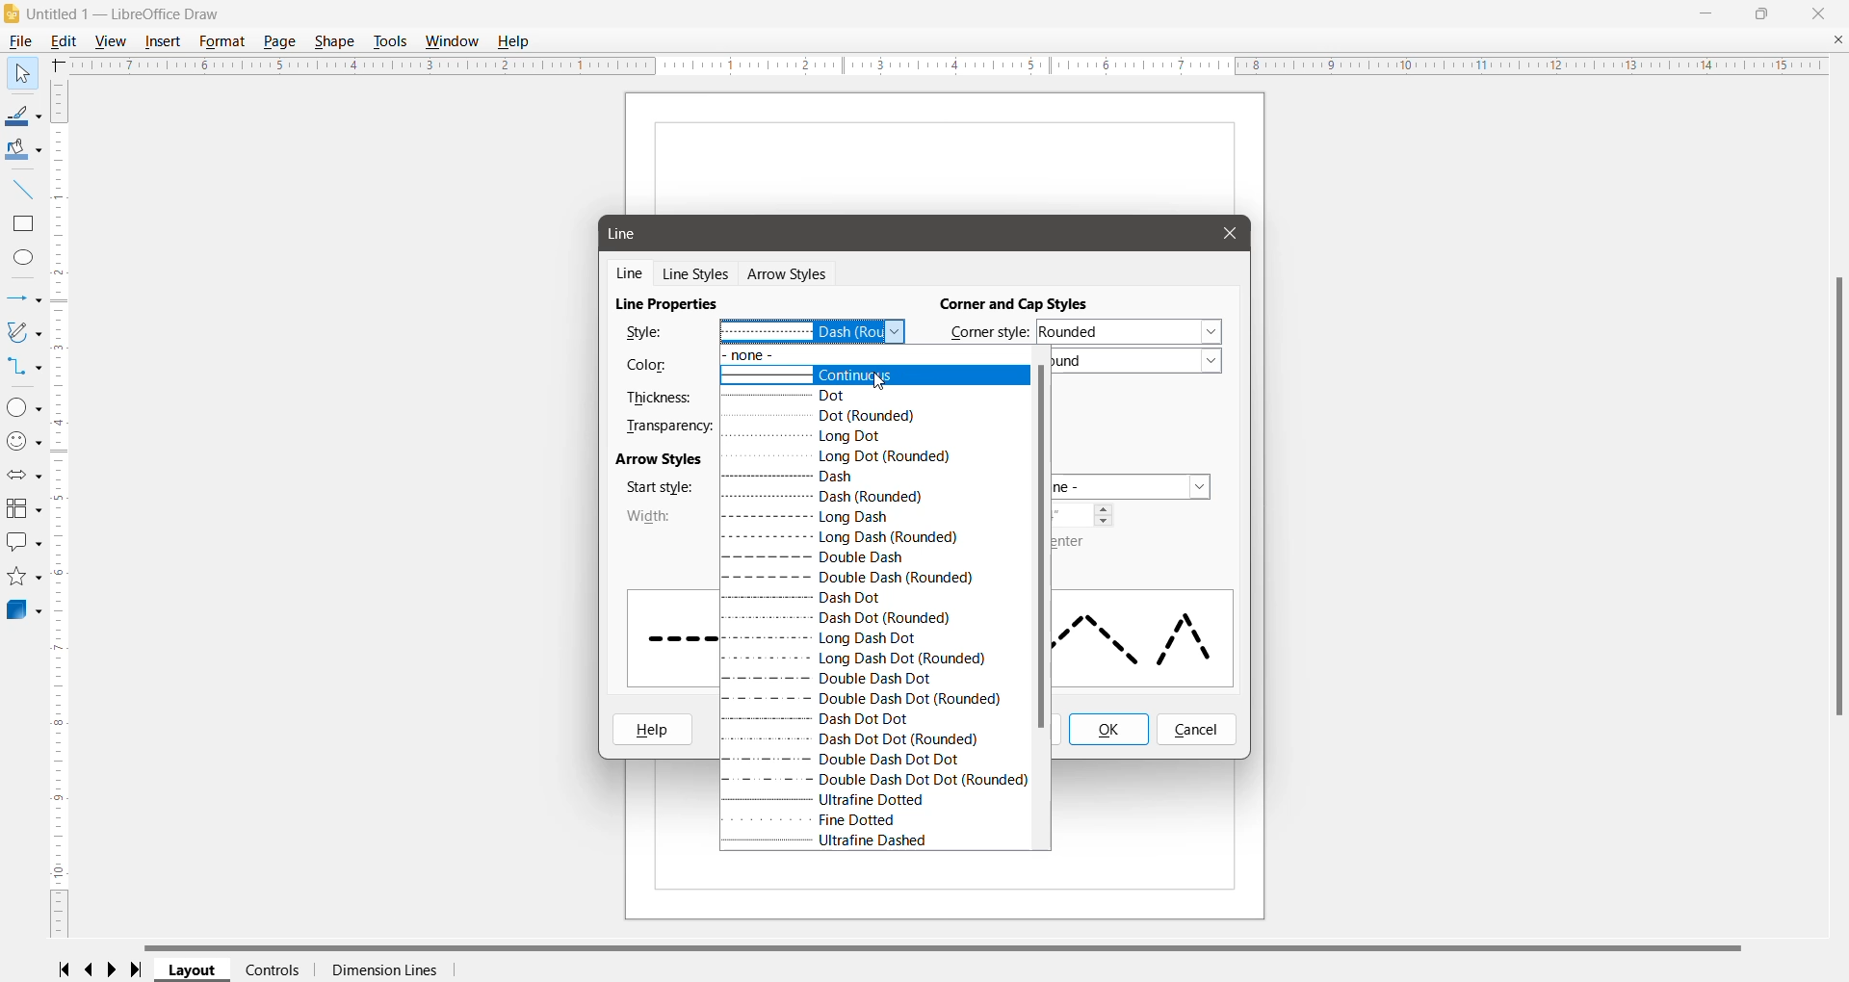 The image size is (1849, 982). I want to click on Scroll to last page, so click(137, 970).